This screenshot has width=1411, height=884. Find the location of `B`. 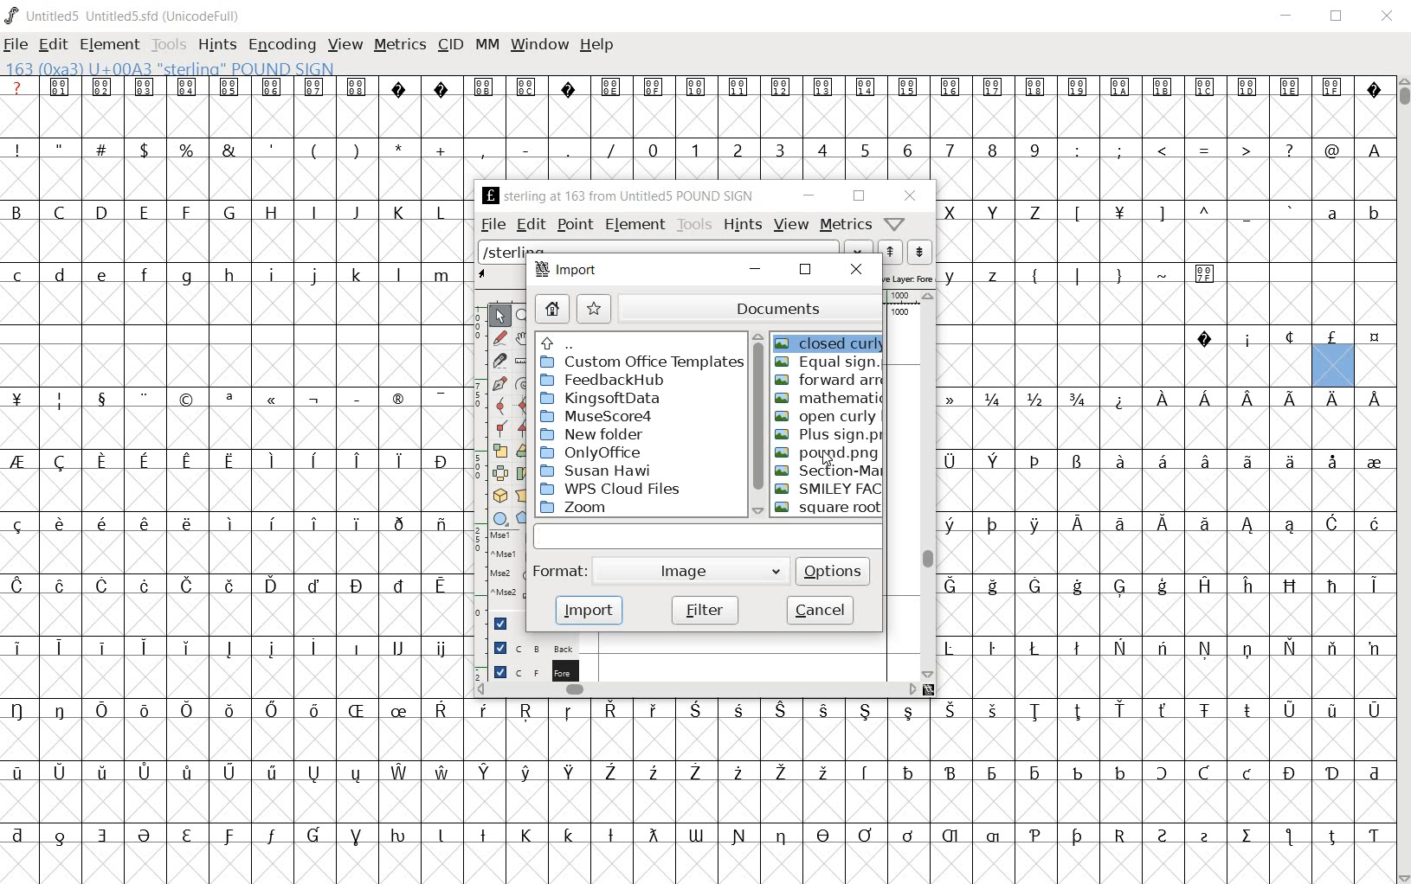

B is located at coordinates (23, 210).